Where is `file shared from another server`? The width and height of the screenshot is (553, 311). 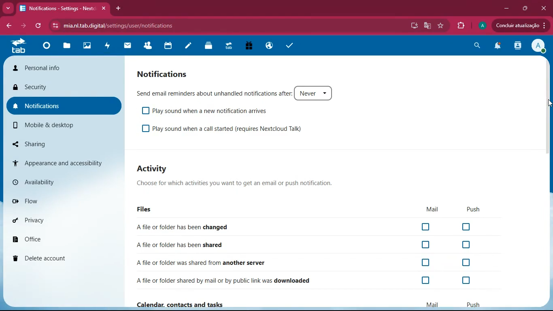
file shared from another server is located at coordinates (218, 263).